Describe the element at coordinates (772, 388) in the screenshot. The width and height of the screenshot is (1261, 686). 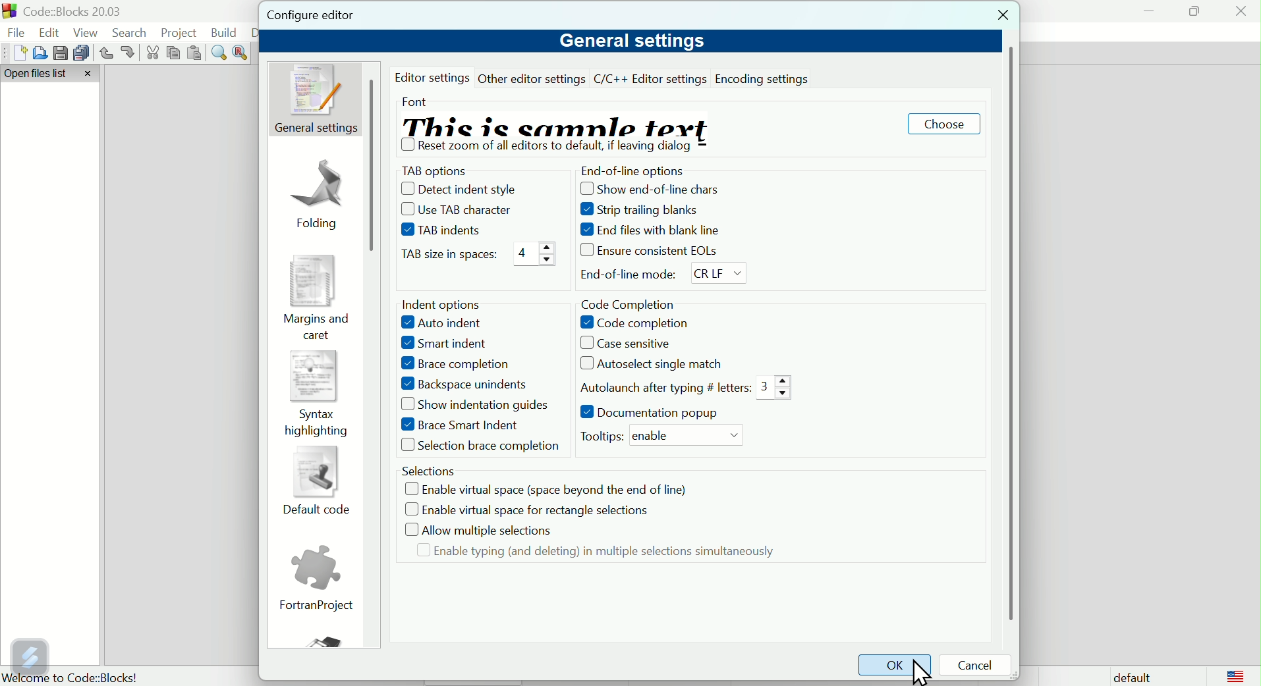
I see `3` at that location.